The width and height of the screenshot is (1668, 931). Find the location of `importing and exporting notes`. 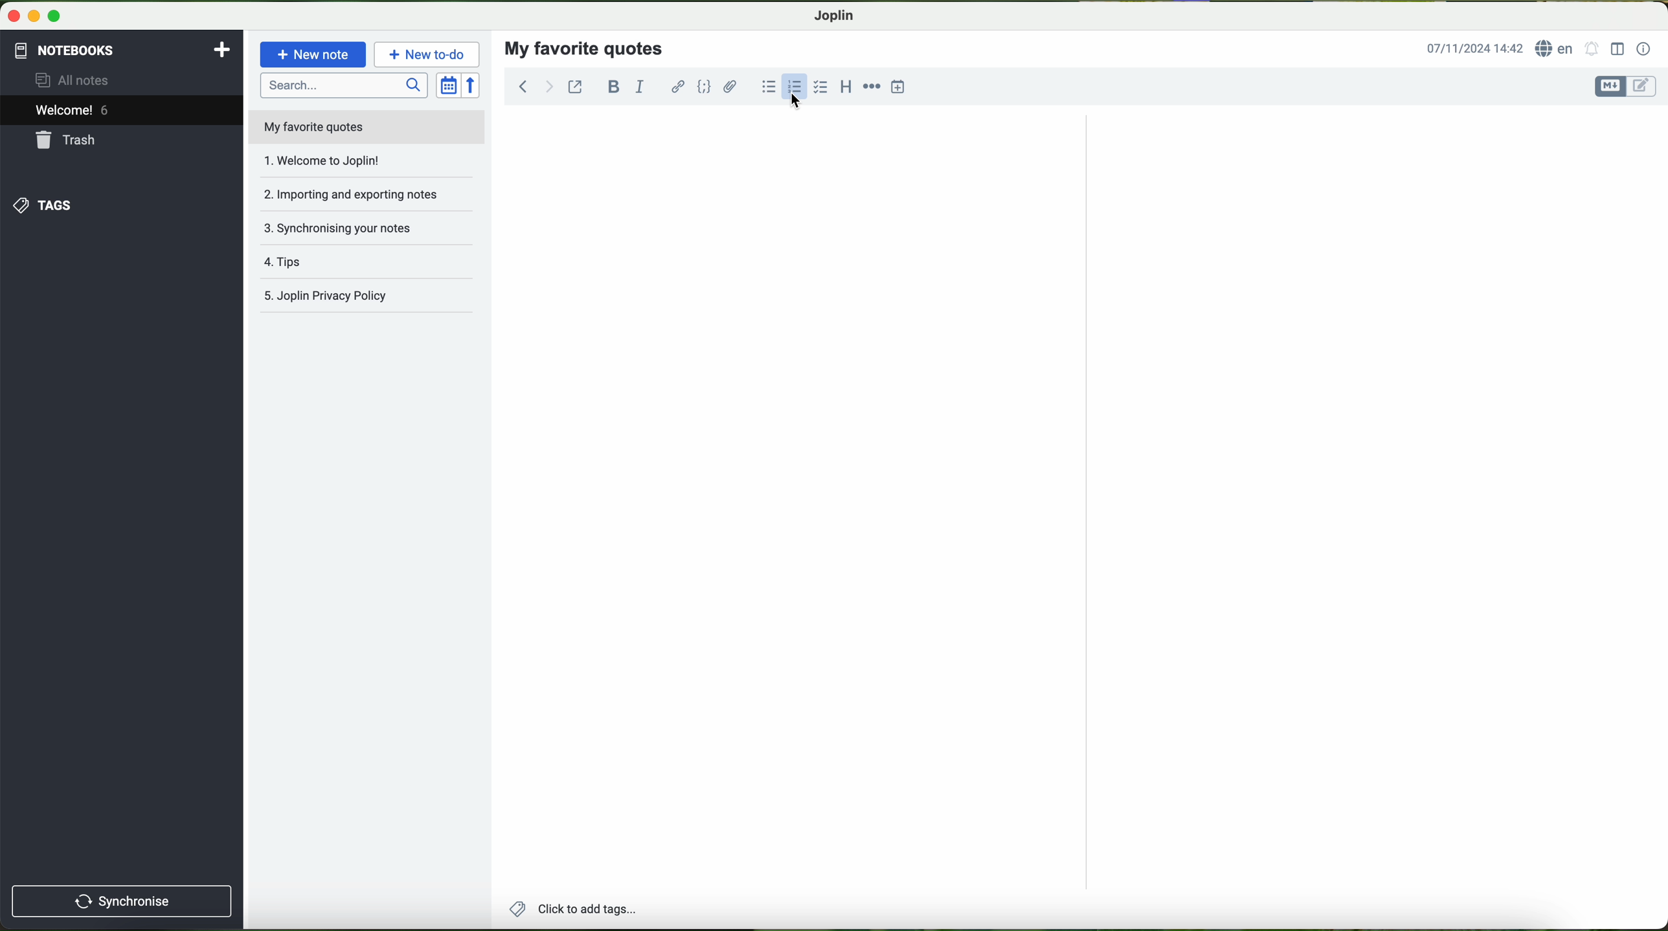

importing and exporting notes is located at coordinates (365, 193).